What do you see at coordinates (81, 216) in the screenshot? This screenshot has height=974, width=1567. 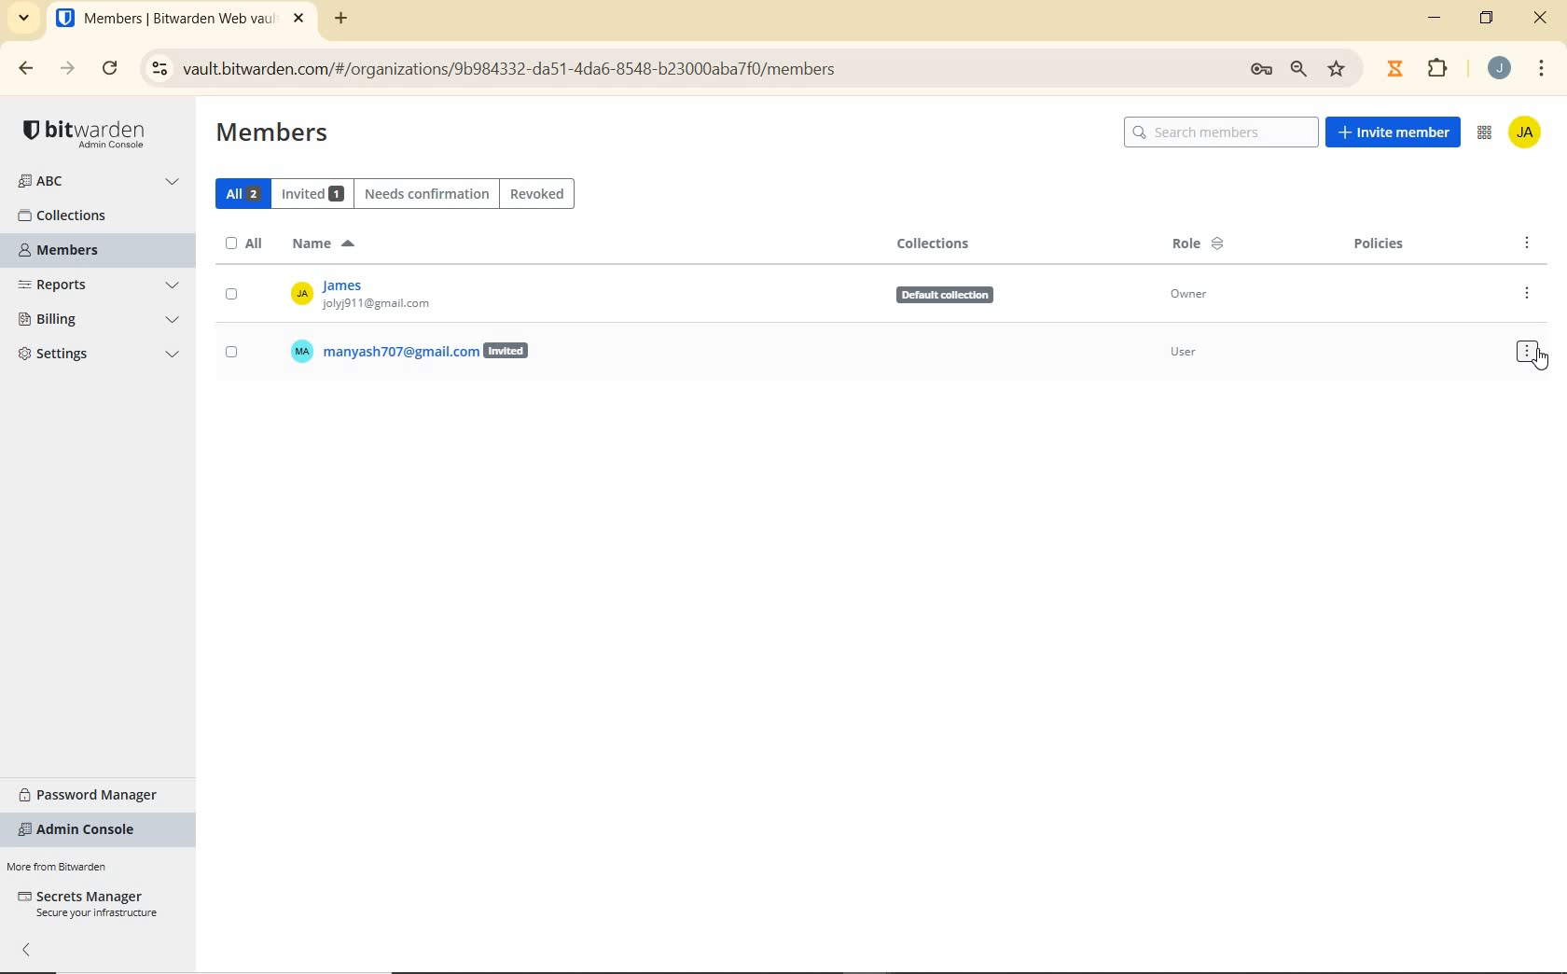 I see `COLLECTIONS` at bounding box center [81, 216].